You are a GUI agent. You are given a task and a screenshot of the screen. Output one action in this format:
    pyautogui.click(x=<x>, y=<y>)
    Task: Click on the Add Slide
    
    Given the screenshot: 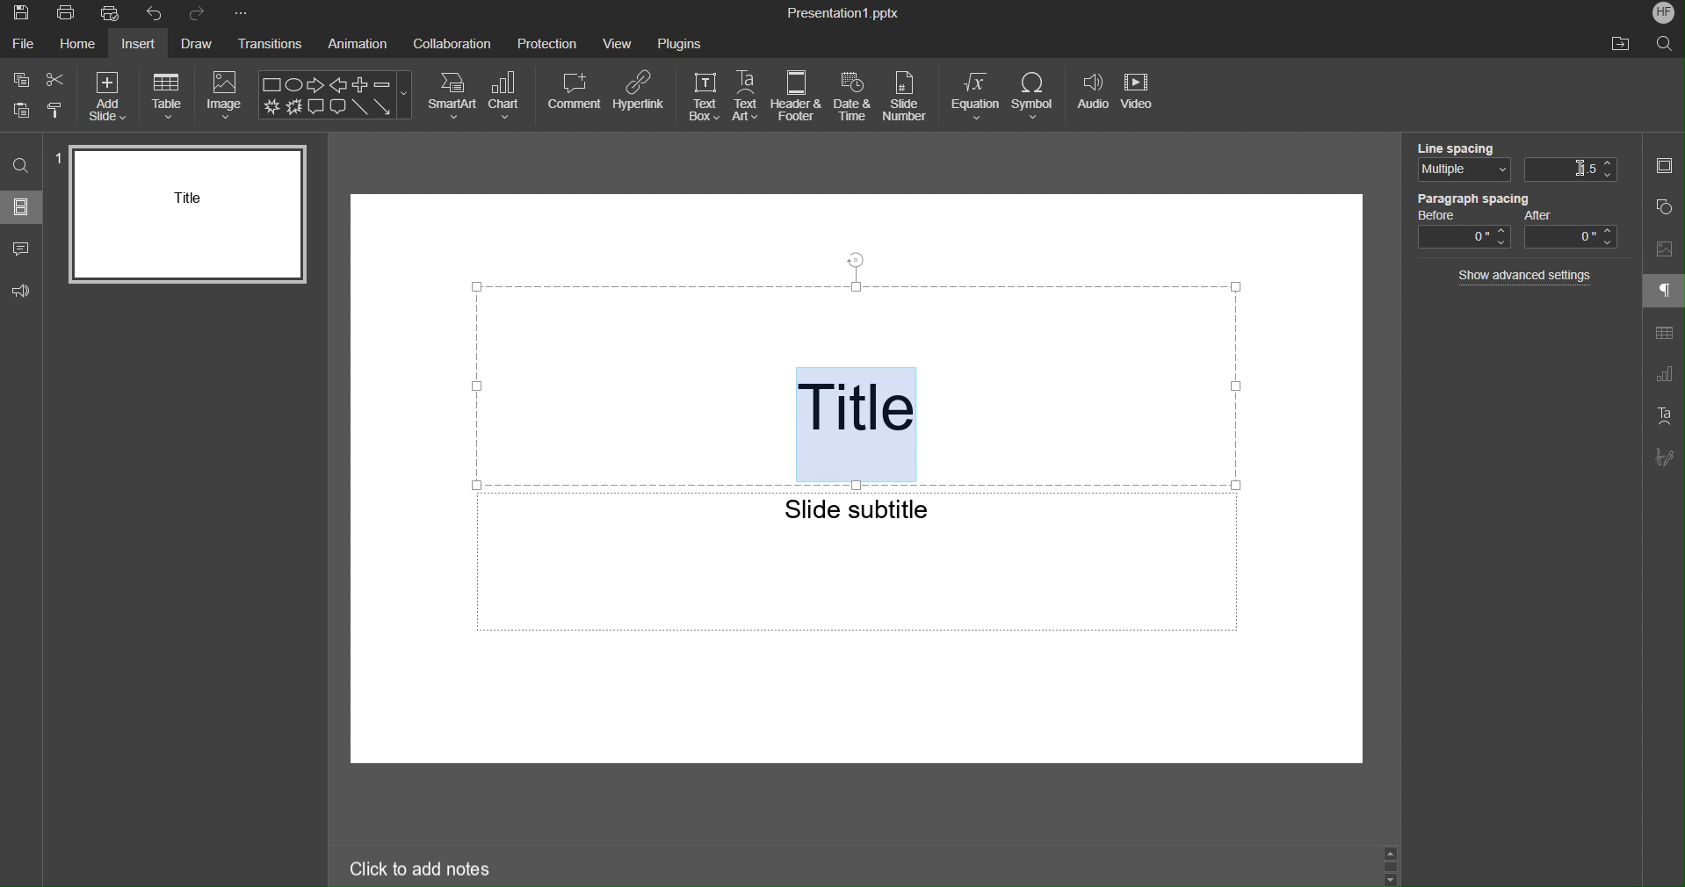 What is the action you would take?
    pyautogui.click(x=111, y=94)
    